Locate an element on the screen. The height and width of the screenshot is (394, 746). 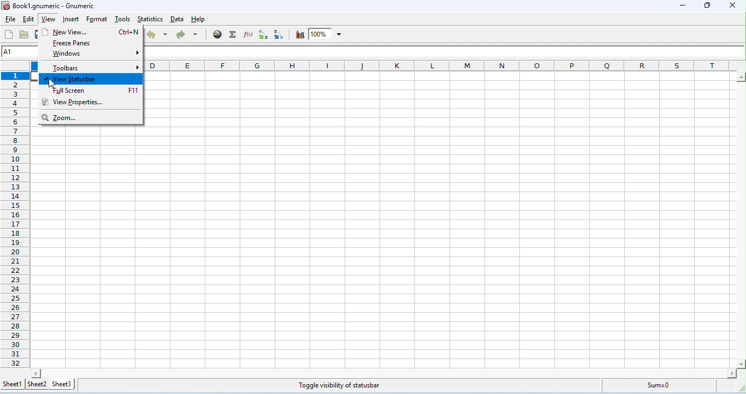
view properties is located at coordinates (81, 102).